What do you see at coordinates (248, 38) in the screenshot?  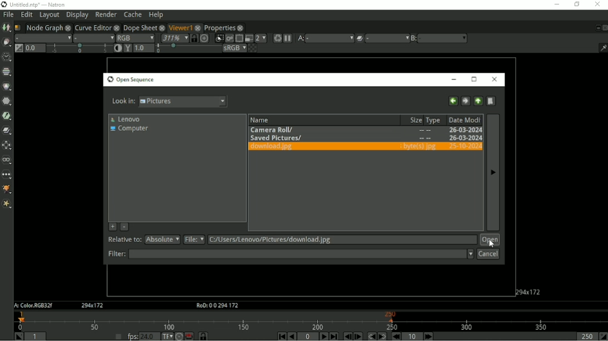 I see `Proxy mode` at bounding box center [248, 38].